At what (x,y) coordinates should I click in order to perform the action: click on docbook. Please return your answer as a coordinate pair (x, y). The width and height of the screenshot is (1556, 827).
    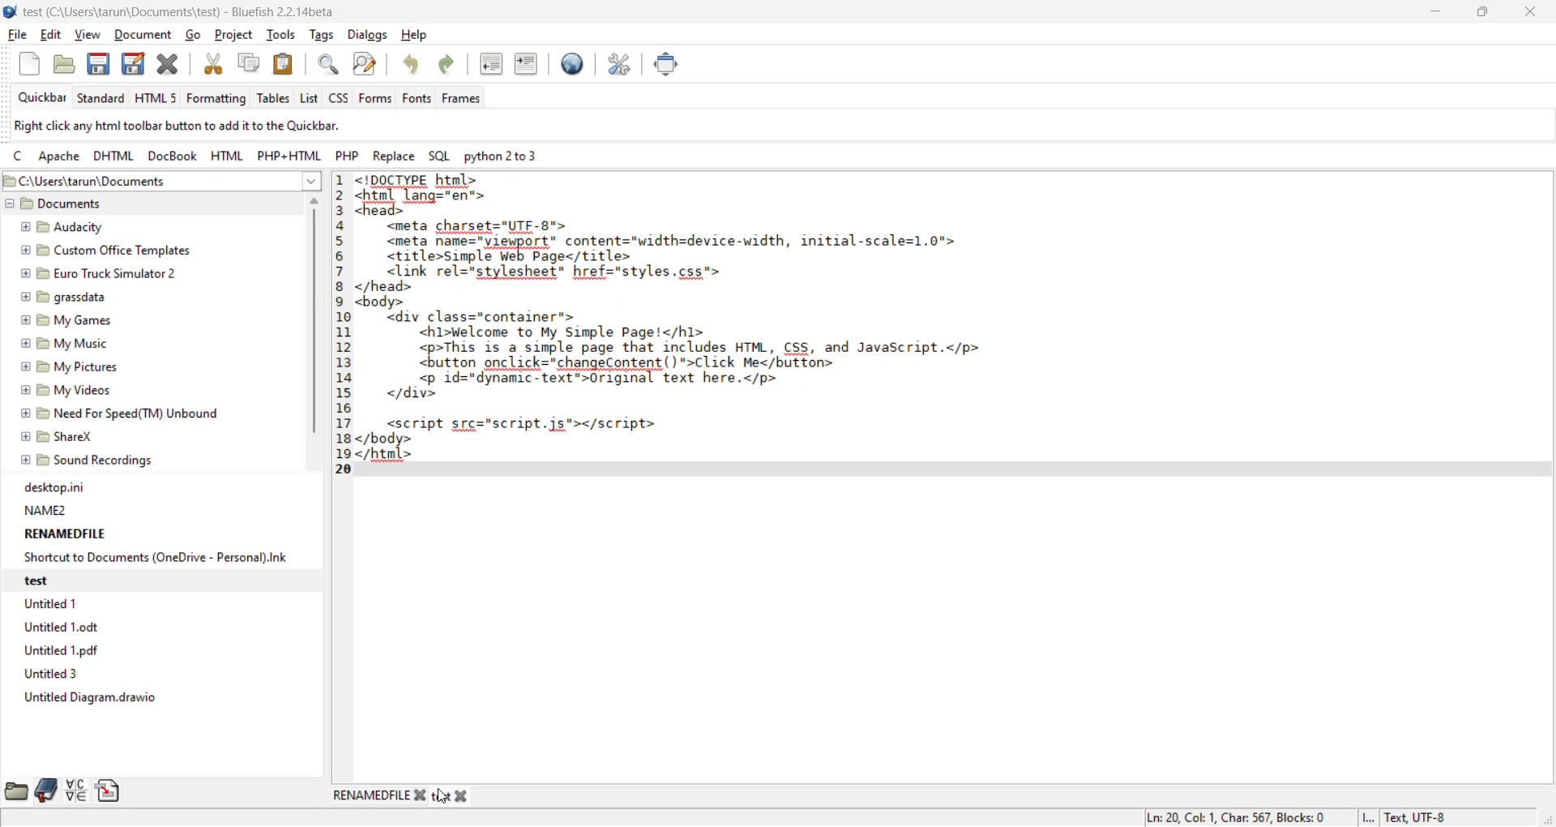
    Looking at the image, I should click on (170, 159).